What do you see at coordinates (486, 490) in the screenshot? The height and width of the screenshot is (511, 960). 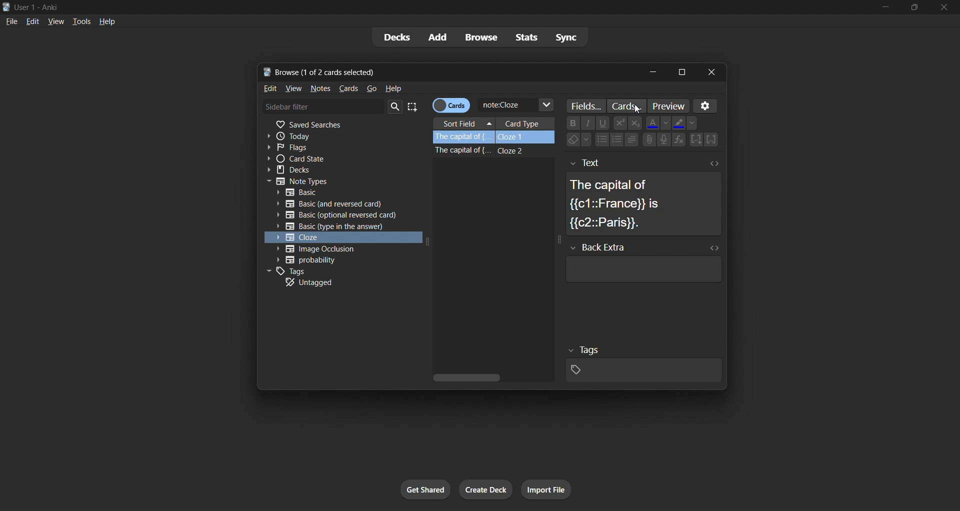 I see `create deck` at bounding box center [486, 490].